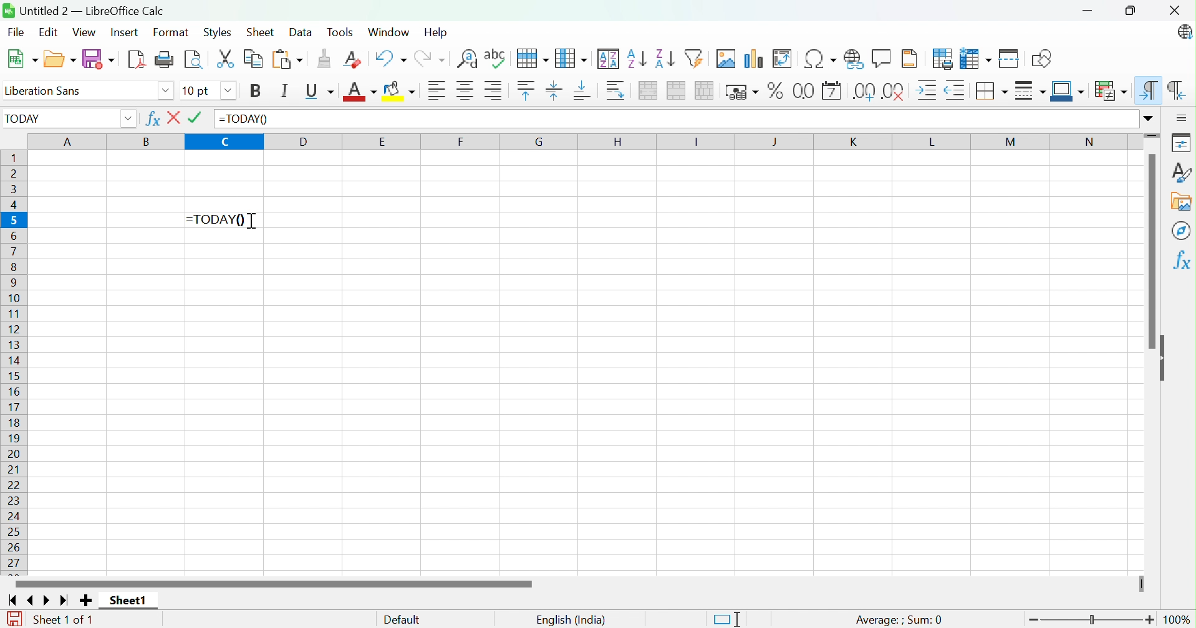 This screenshot has width=1196, height=628. Describe the element at coordinates (49, 34) in the screenshot. I see `Edit` at that location.